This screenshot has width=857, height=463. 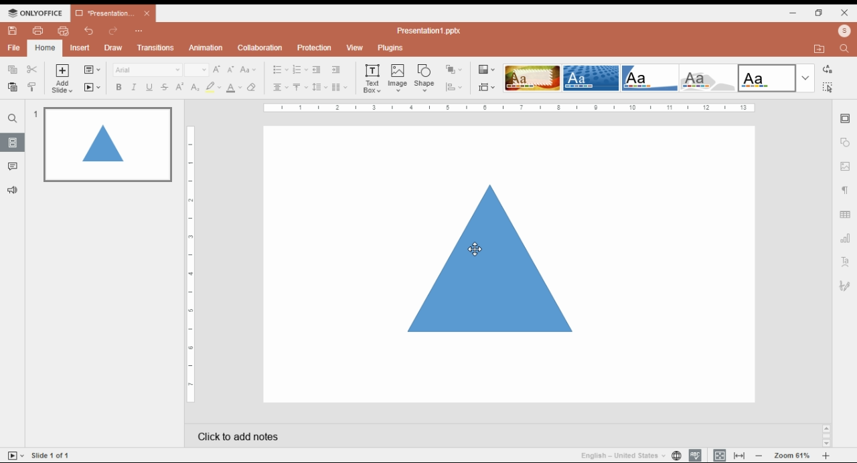 I want to click on color theme 4, so click(x=710, y=78).